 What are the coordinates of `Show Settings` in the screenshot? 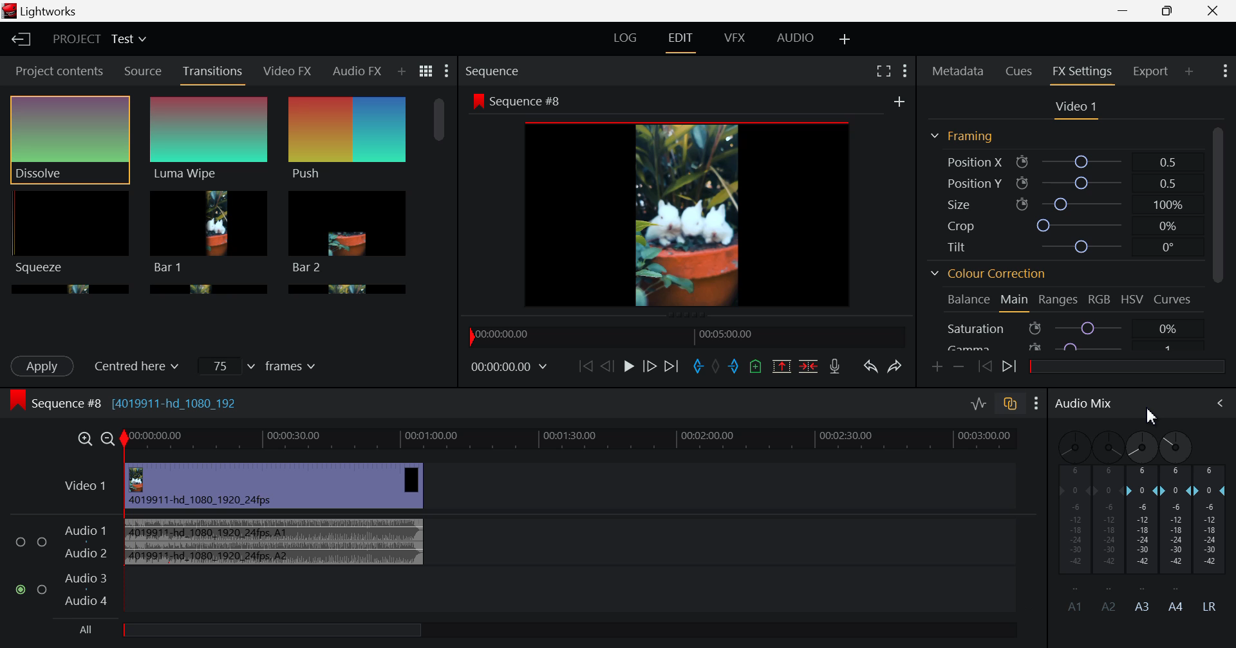 It's located at (447, 71).